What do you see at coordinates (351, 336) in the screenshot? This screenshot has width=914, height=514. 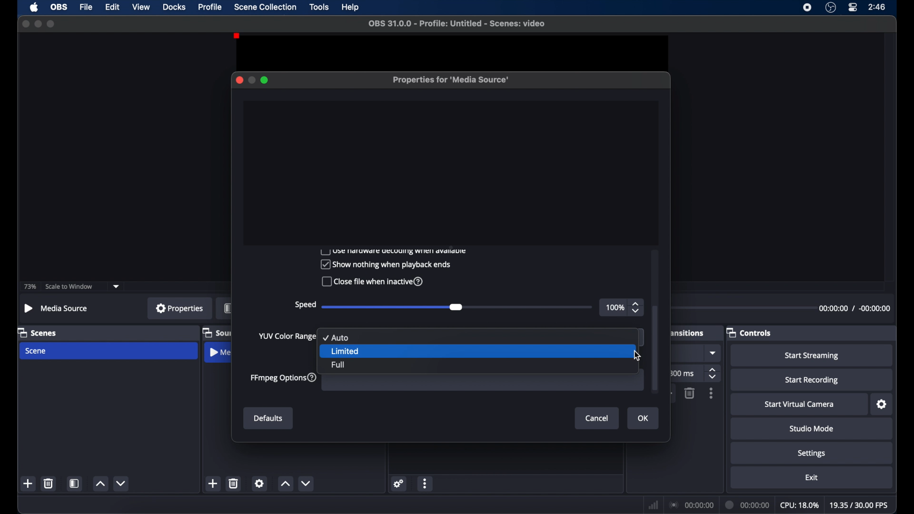 I see `auto` at bounding box center [351, 336].